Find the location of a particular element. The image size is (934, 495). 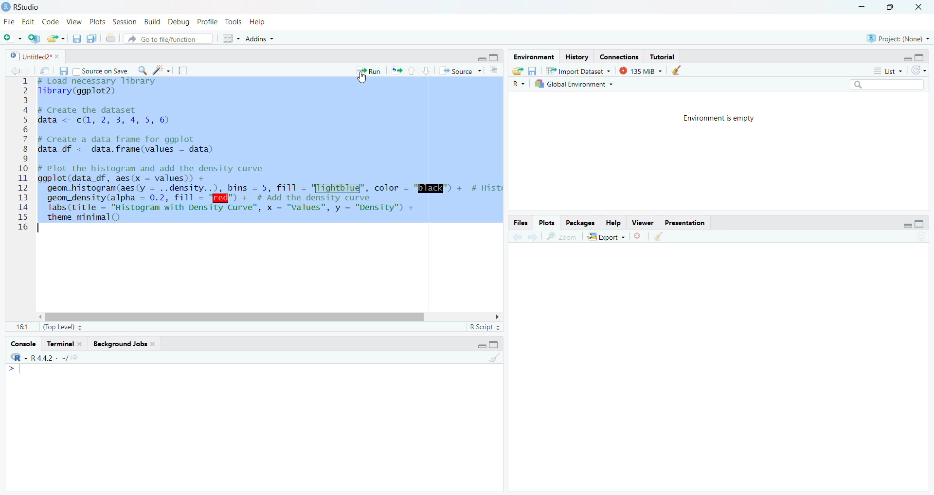

minimize is located at coordinates (908, 226).